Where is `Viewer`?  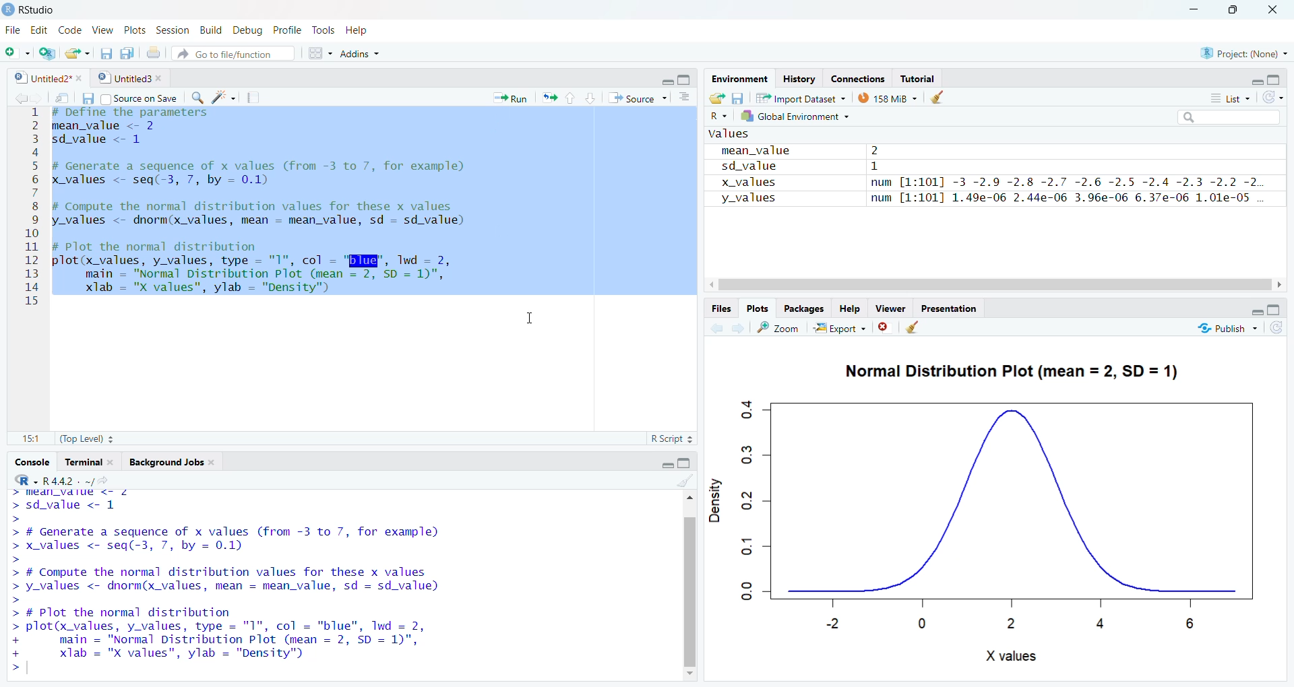 Viewer is located at coordinates (891, 308).